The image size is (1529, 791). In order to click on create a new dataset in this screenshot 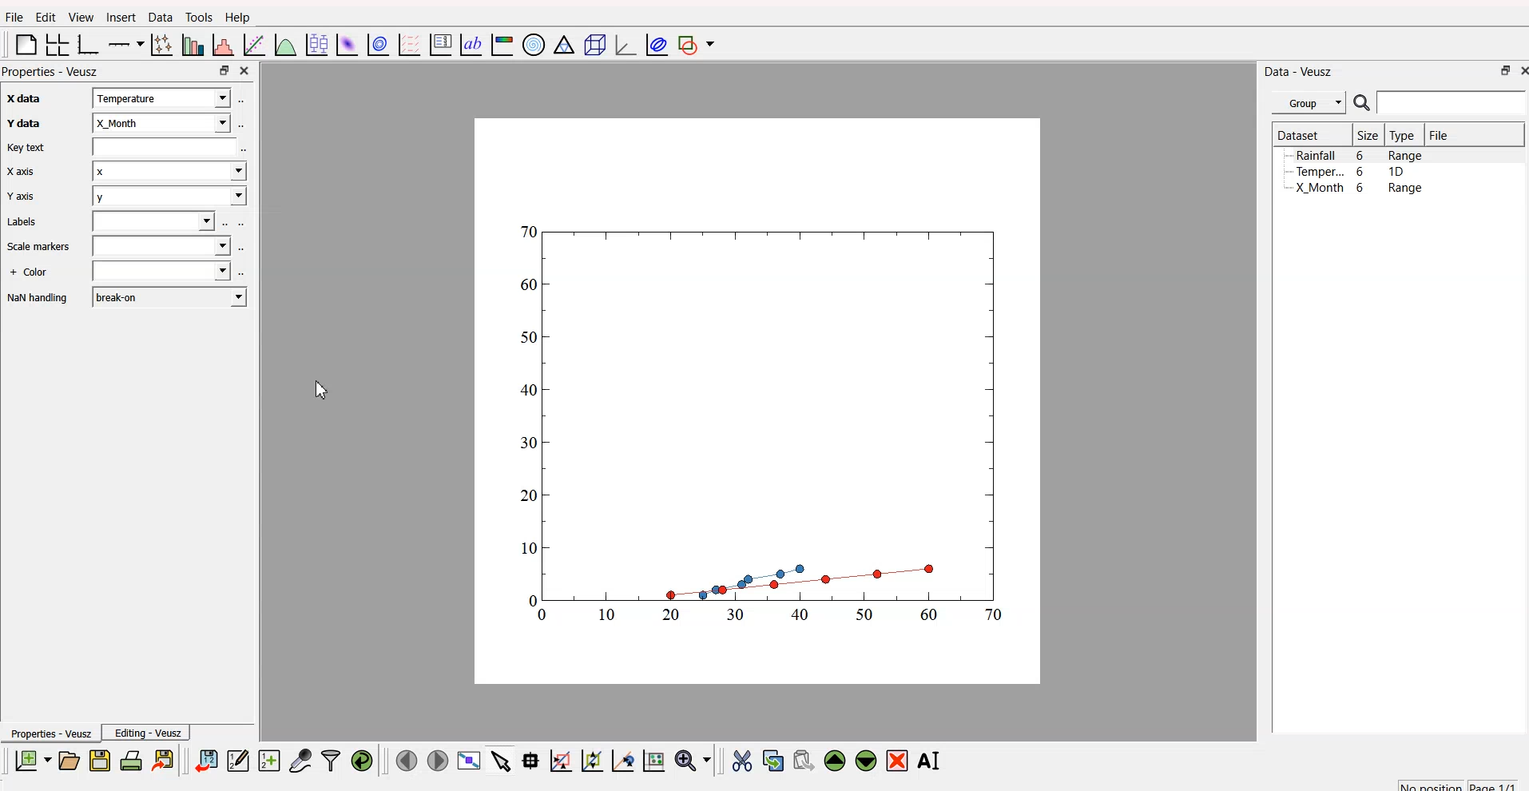, I will do `click(268, 760)`.